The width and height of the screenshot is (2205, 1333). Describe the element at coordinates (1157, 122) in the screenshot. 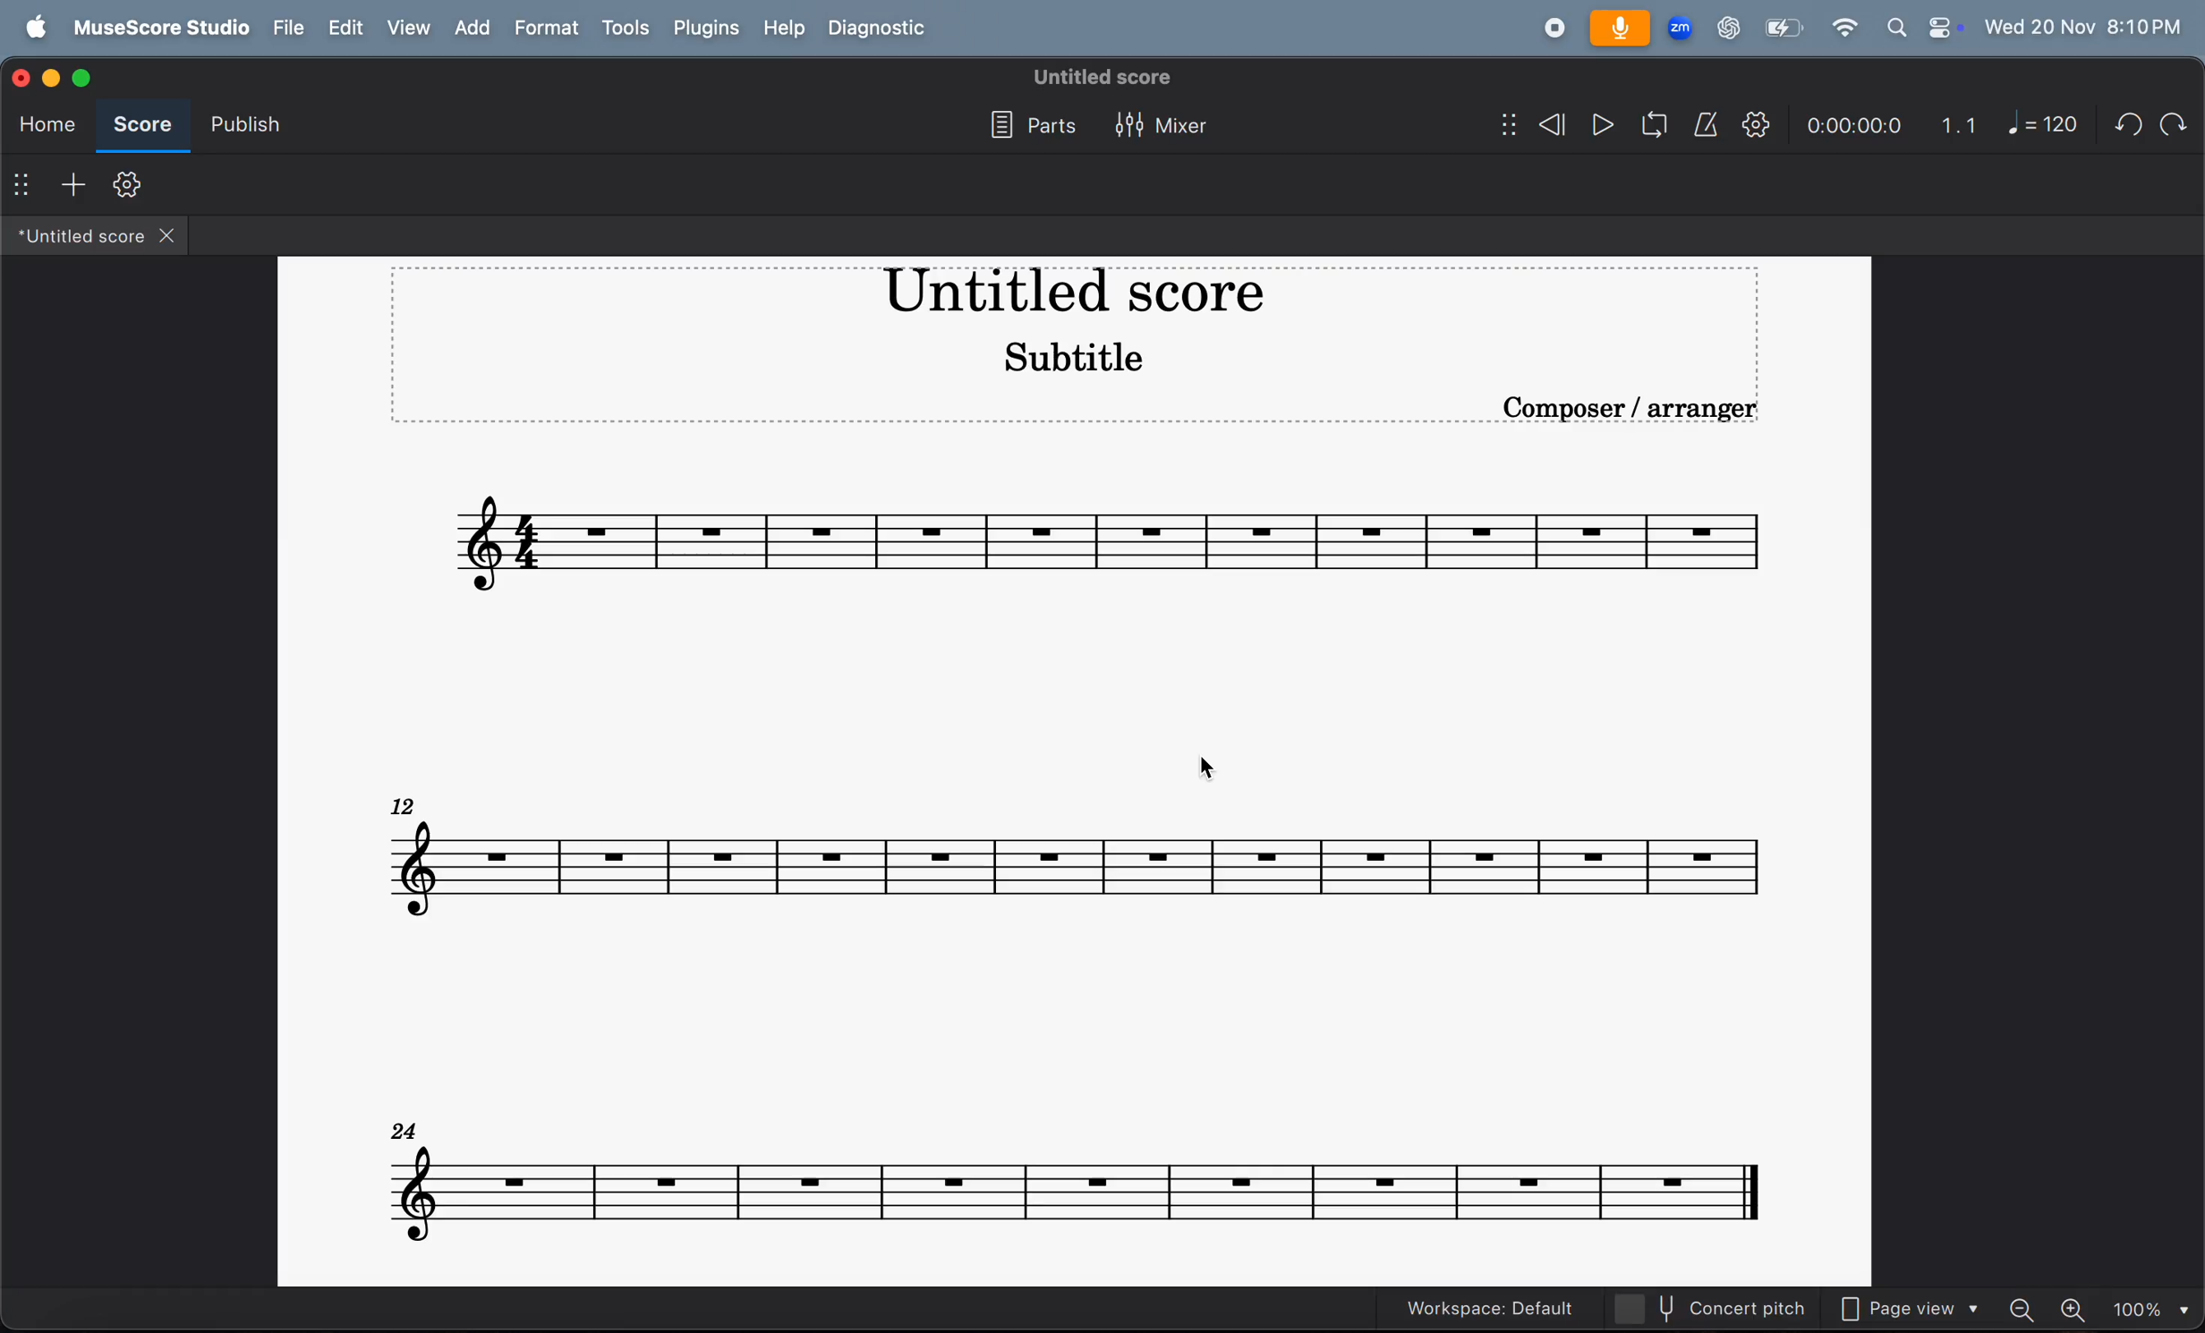

I see `mixer` at that location.